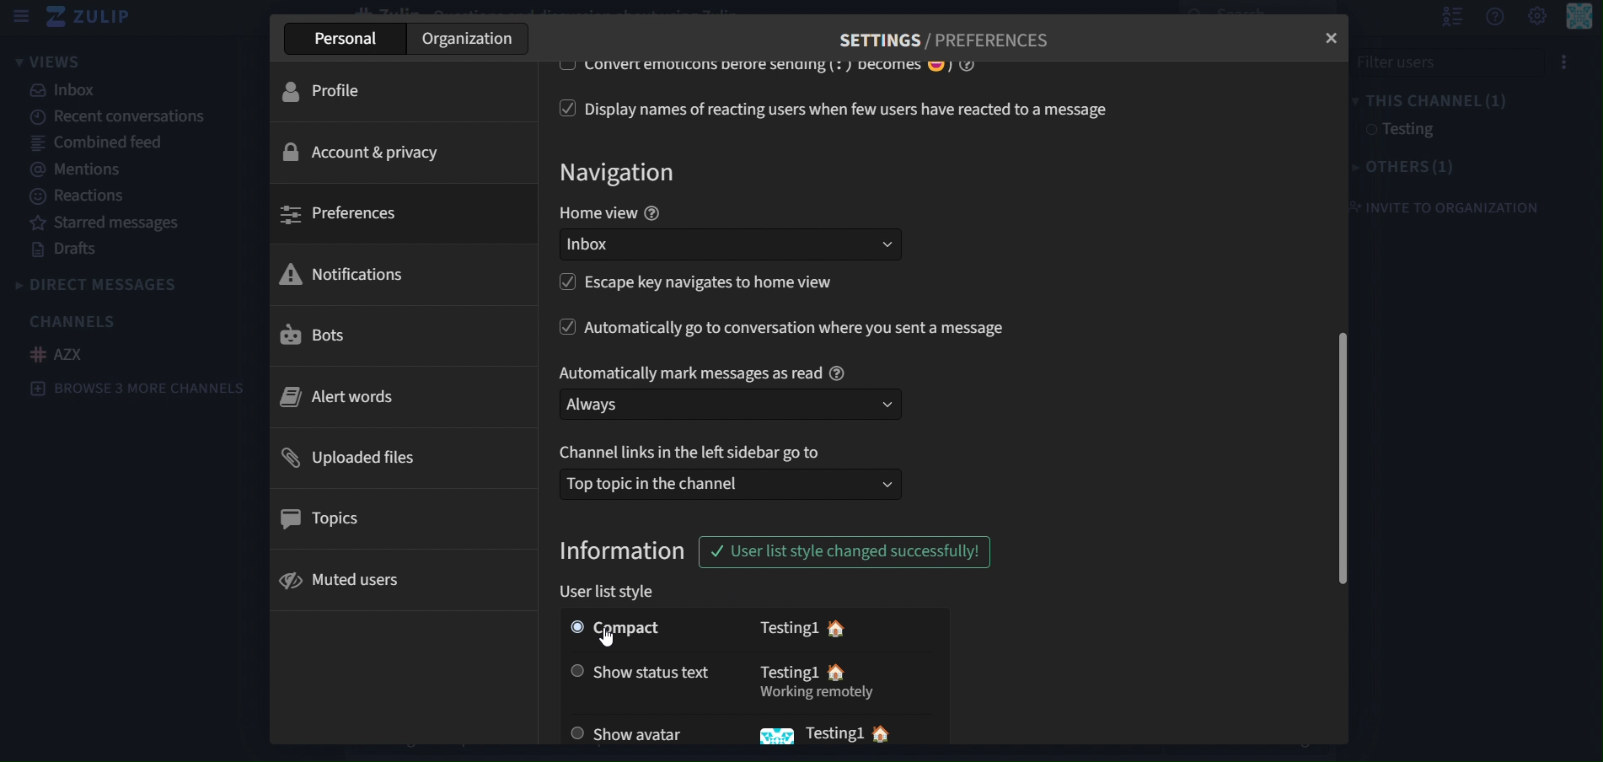 Image resolution: width=1603 pixels, height=762 pixels. I want to click on User list style changed successfully!, so click(841, 552).